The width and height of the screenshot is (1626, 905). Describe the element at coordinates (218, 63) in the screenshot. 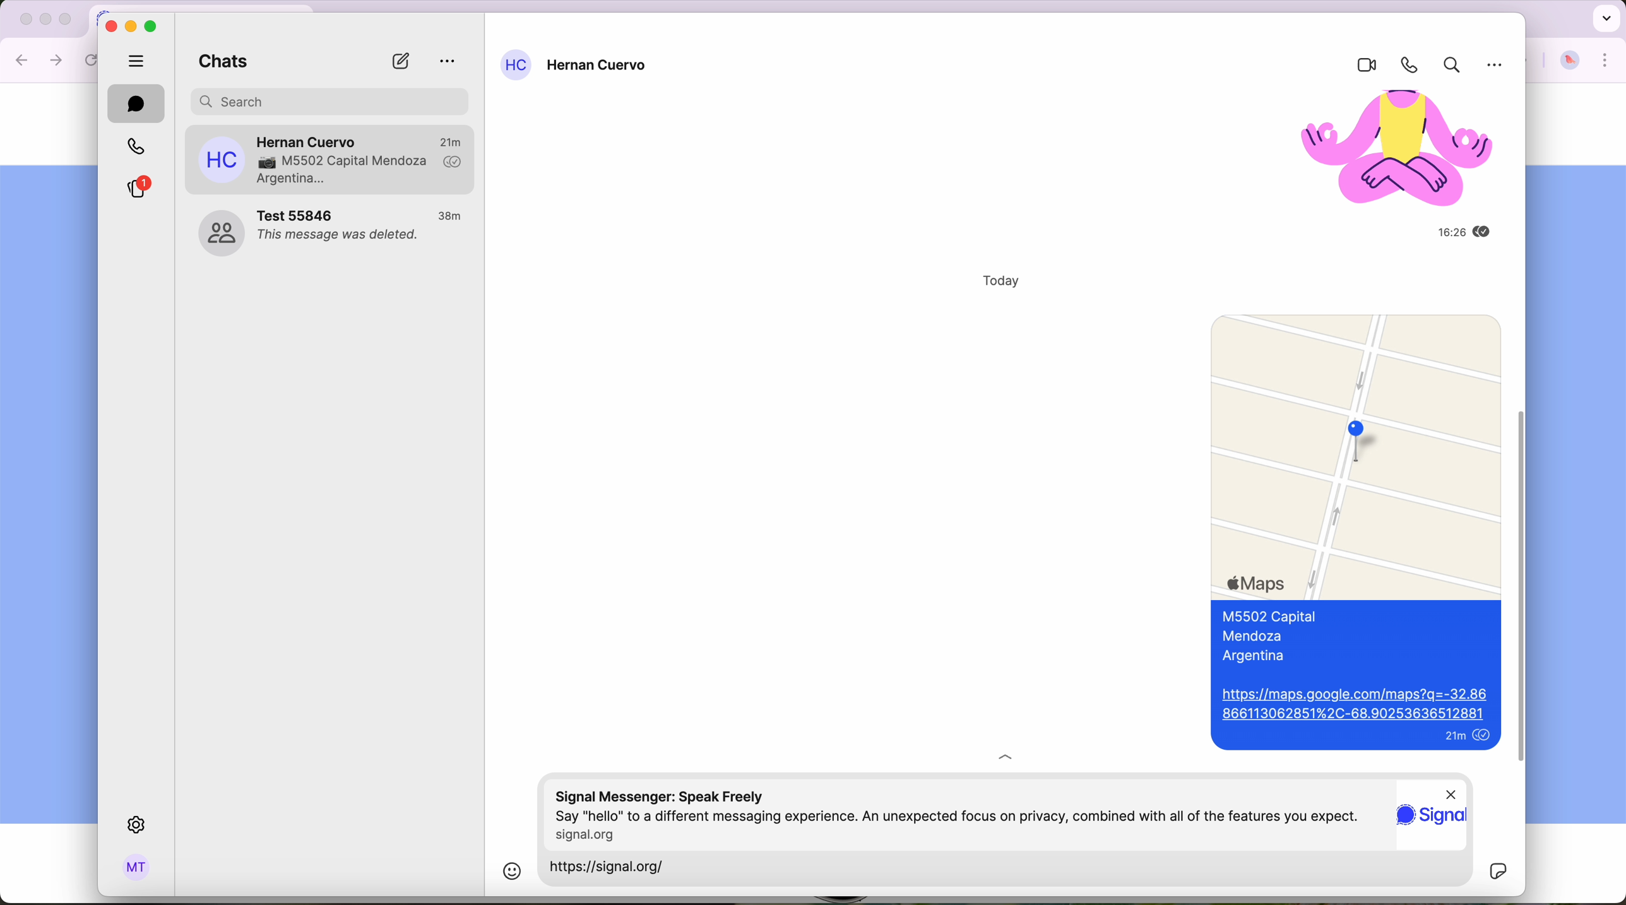

I see `chats` at that location.